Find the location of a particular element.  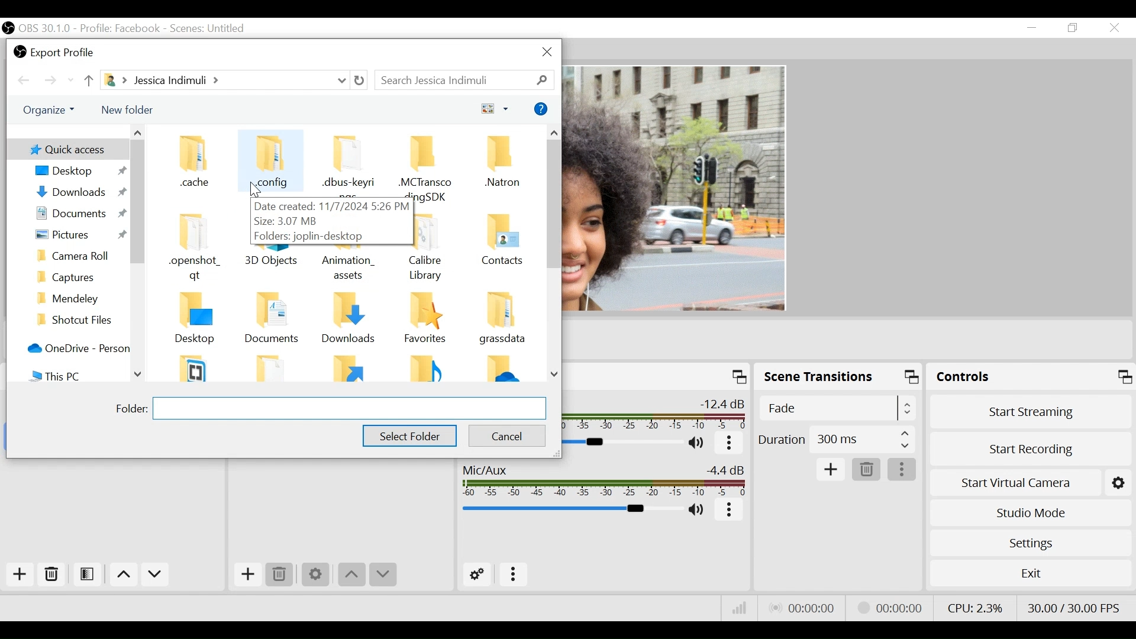

Select Scene Transition is located at coordinates (837, 409).